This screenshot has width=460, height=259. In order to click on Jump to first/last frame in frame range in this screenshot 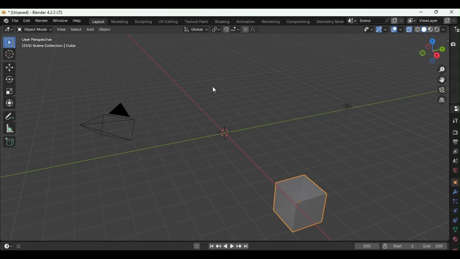, I will do `click(212, 246)`.